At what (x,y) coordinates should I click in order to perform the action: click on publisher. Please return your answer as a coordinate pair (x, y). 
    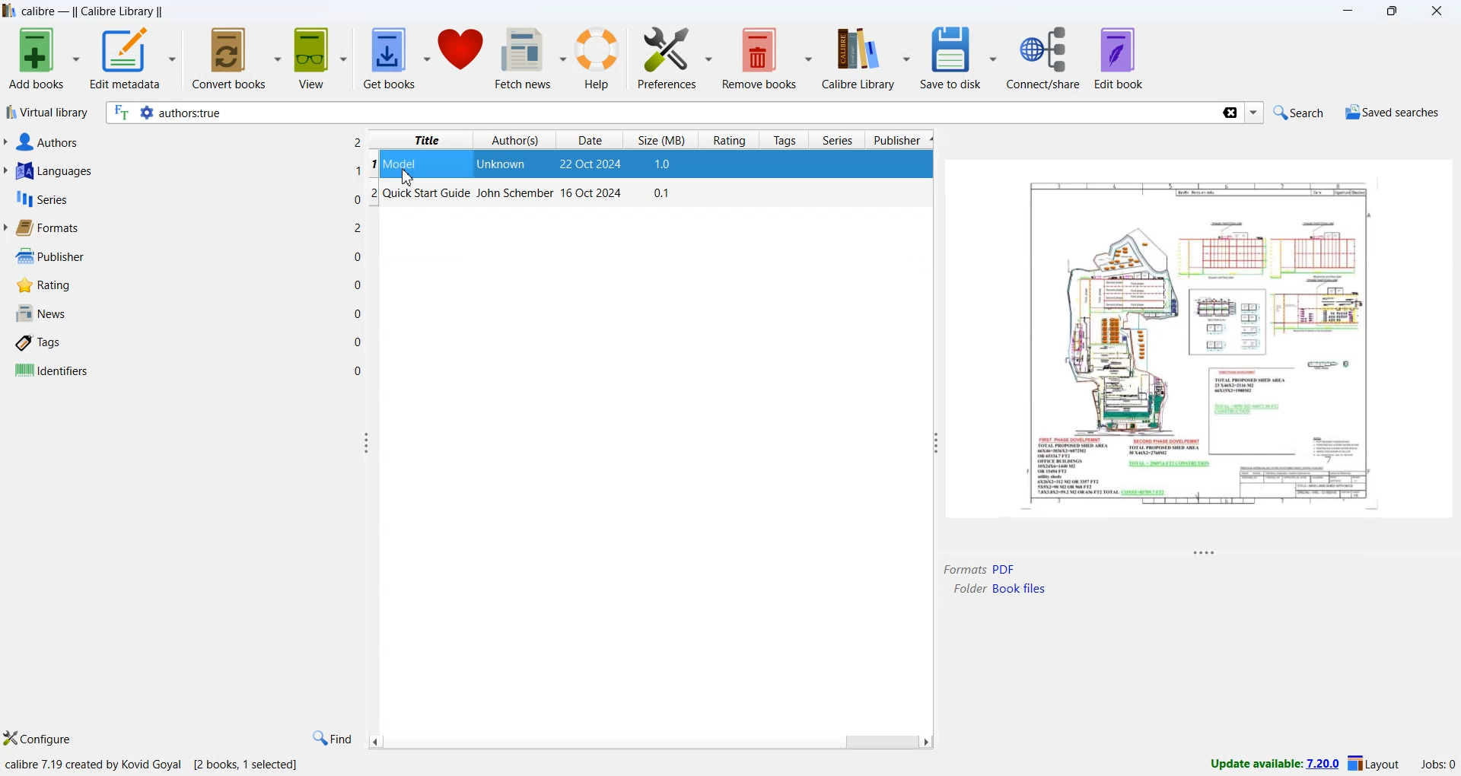
    Looking at the image, I should click on (901, 141).